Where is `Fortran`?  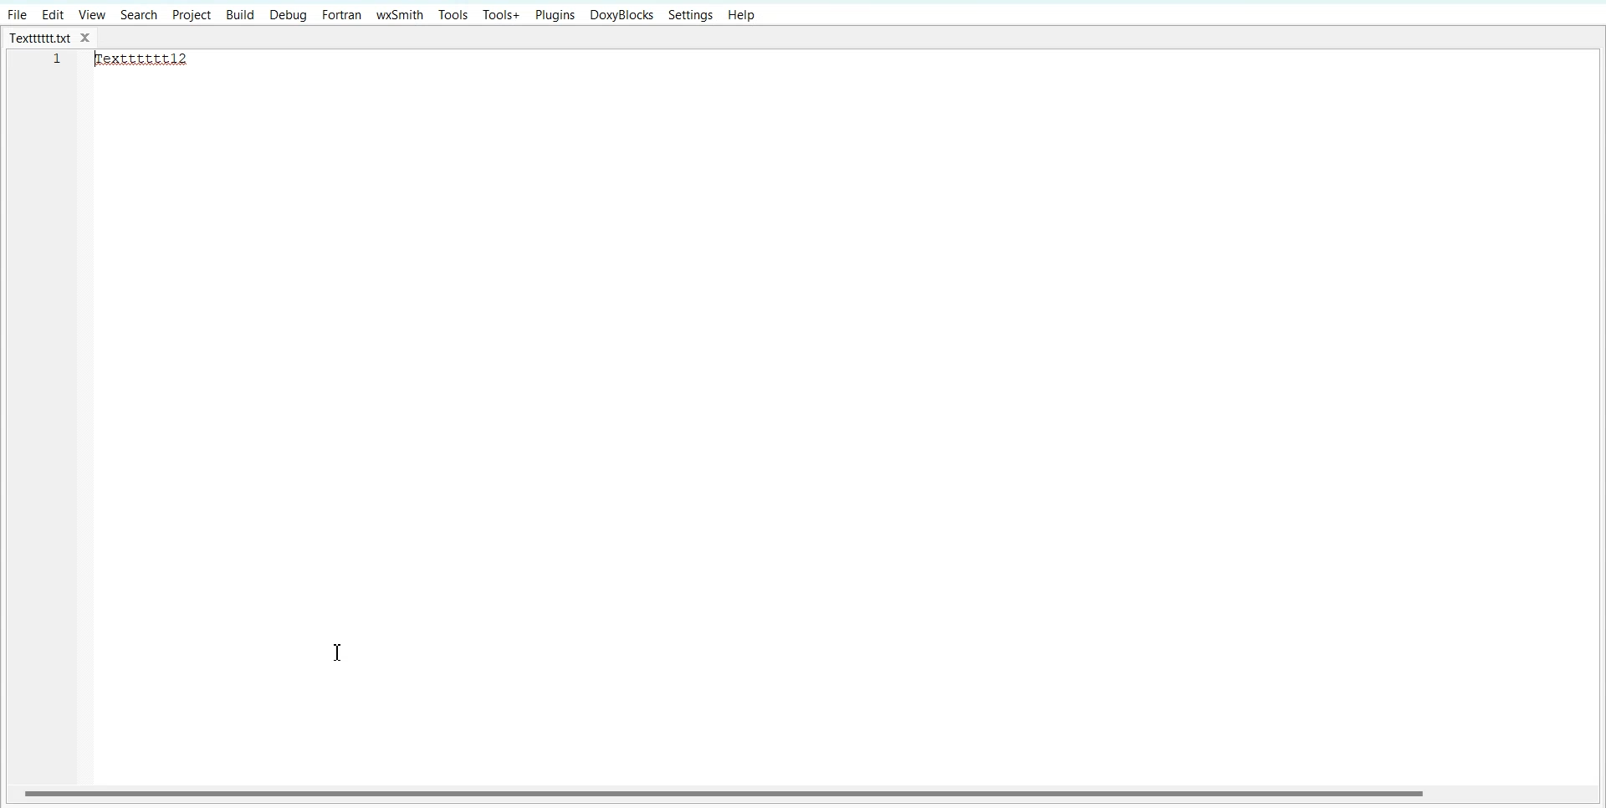 Fortran is located at coordinates (341, 15).